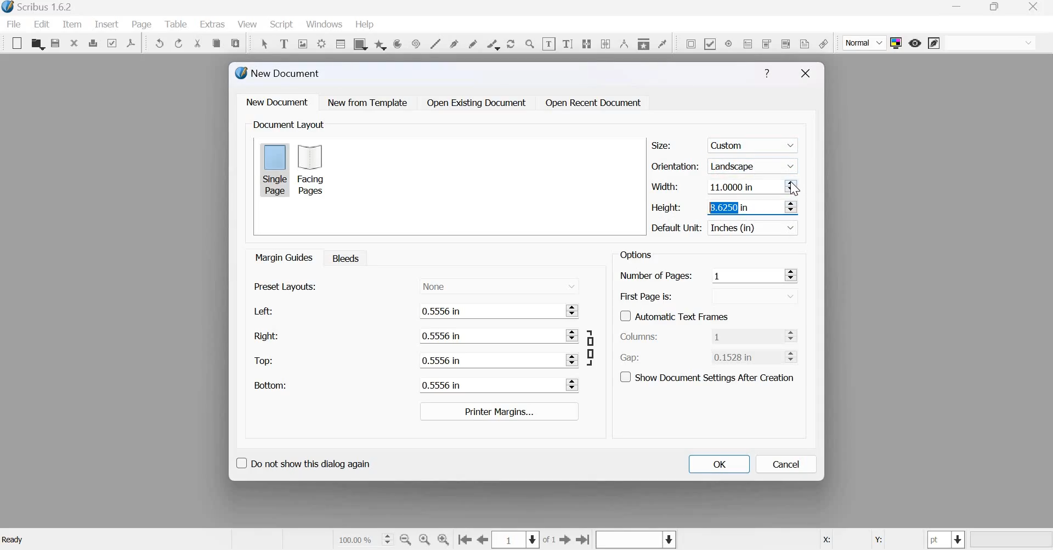 The width and height of the screenshot is (1053, 550). I want to click on go to the next page, so click(565, 539).